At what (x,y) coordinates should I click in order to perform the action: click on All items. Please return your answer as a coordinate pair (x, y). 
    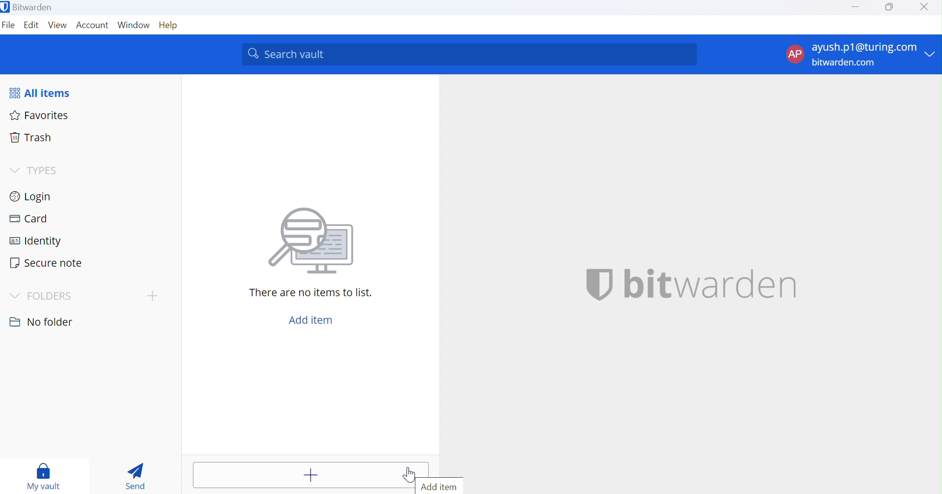
    Looking at the image, I should click on (46, 92).